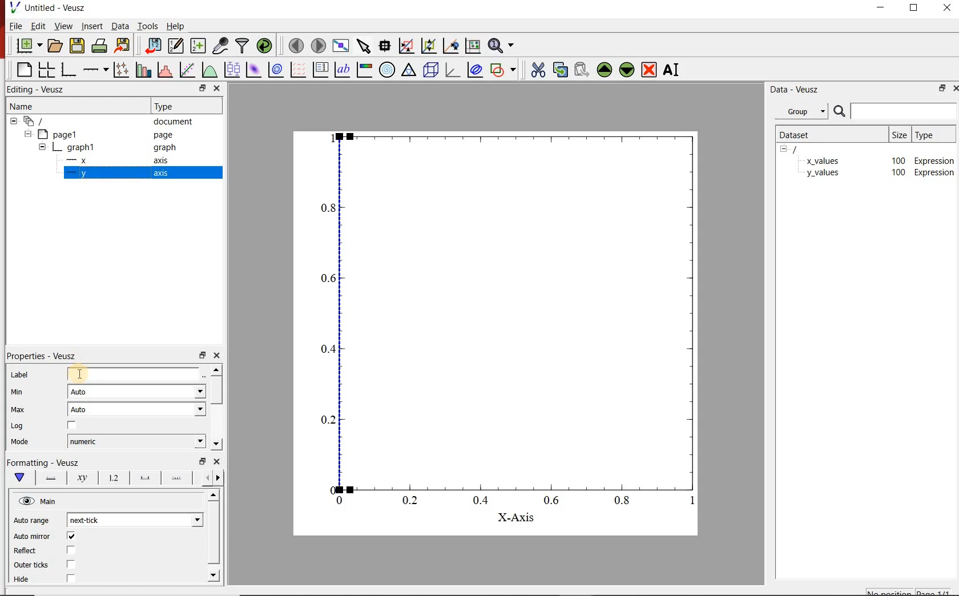  What do you see at coordinates (202, 461) in the screenshot?
I see `restore down` at bounding box center [202, 461].